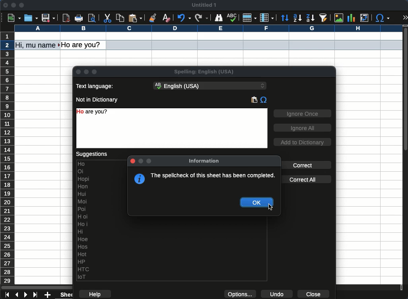  What do you see at coordinates (37, 45) in the screenshot?
I see `Hi, my name` at bounding box center [37, 45].